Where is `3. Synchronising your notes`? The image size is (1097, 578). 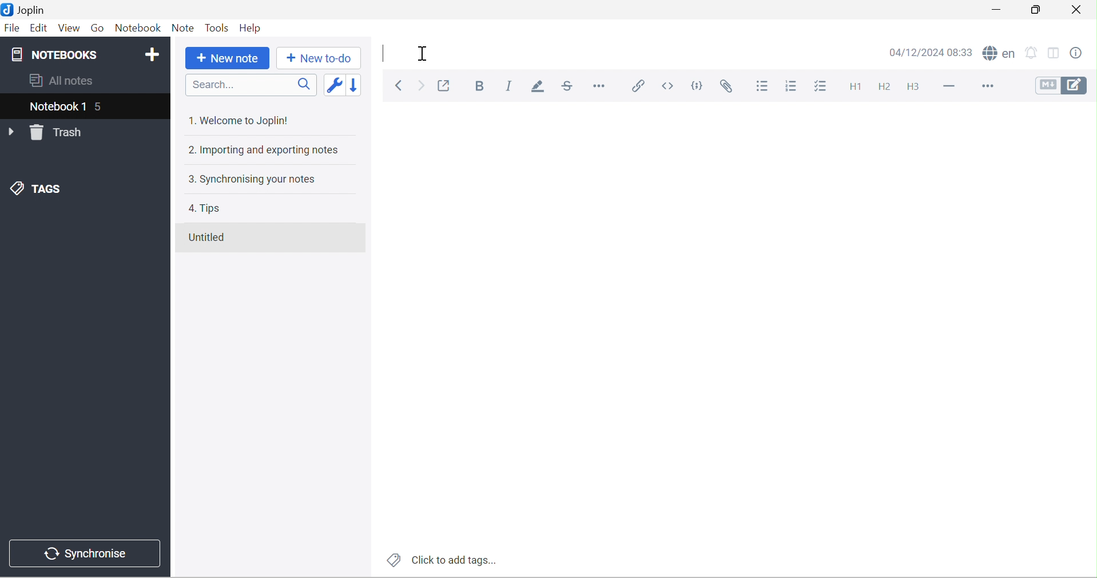 3. Synchronising your notes is located at coordinates (255, 181).